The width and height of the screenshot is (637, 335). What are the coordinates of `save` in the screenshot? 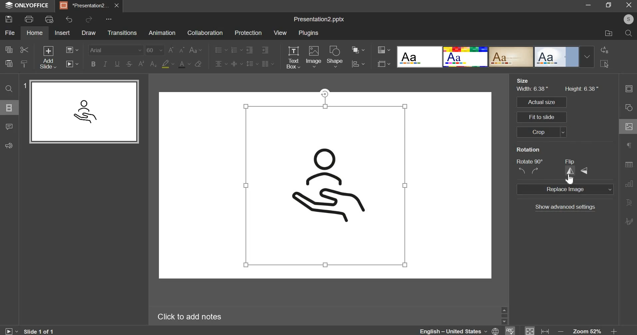 It's located at (9, 19).